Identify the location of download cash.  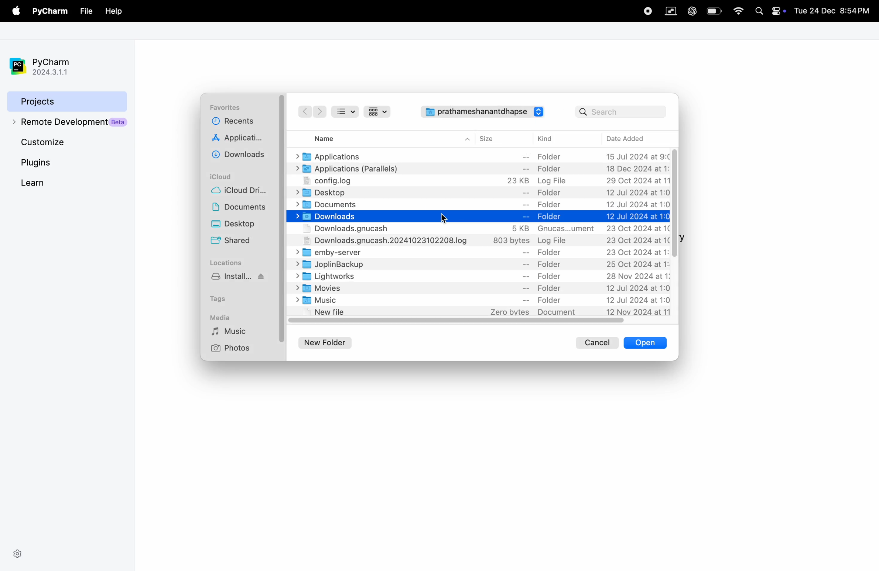
(482, 229).